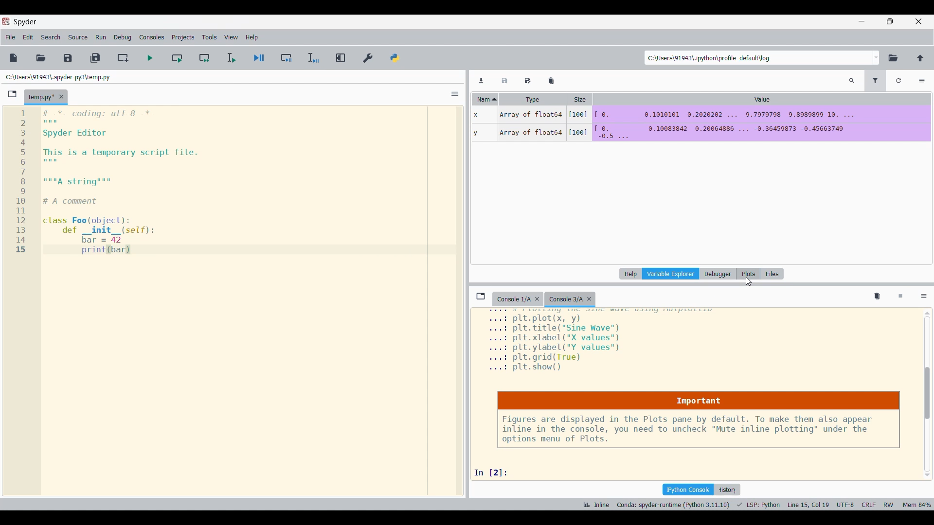  I want to click on Debug menu, so click(123, 36).